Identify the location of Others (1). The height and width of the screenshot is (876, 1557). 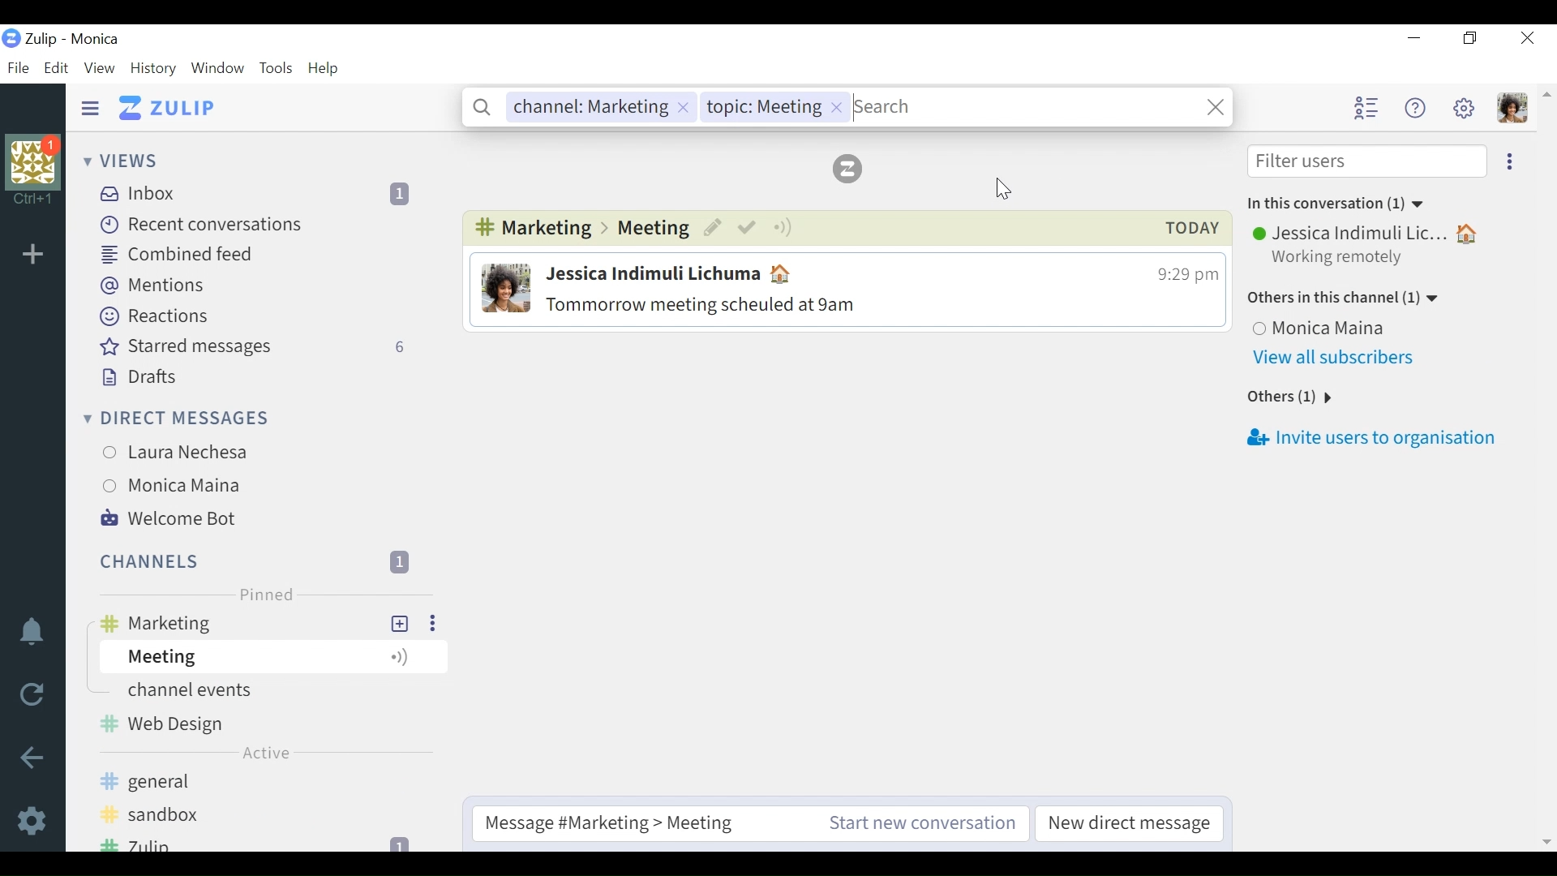
(1295, 397).